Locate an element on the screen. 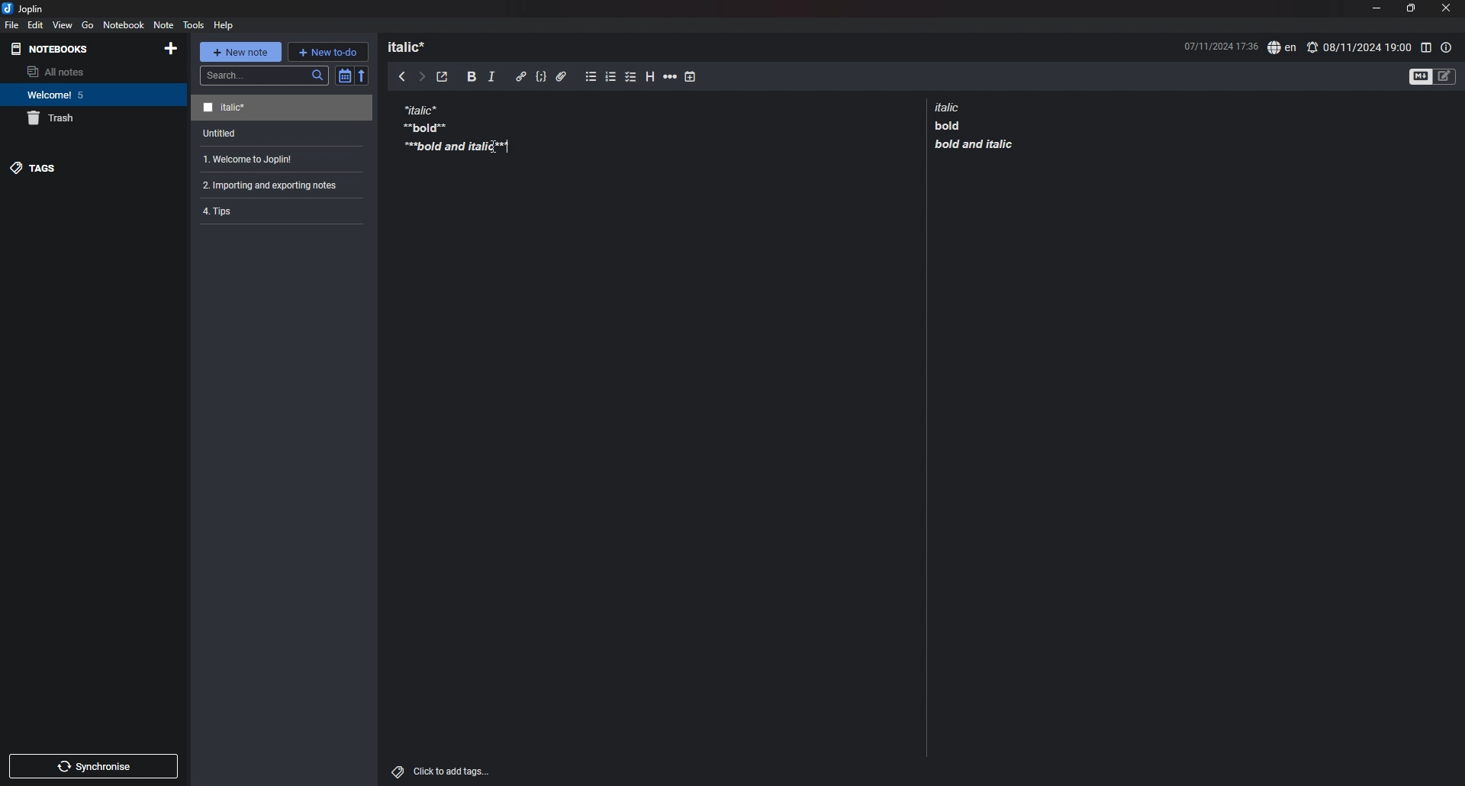 The width and height of the screenshot is (1465, 786). close is located at coordinates (1447, 8).